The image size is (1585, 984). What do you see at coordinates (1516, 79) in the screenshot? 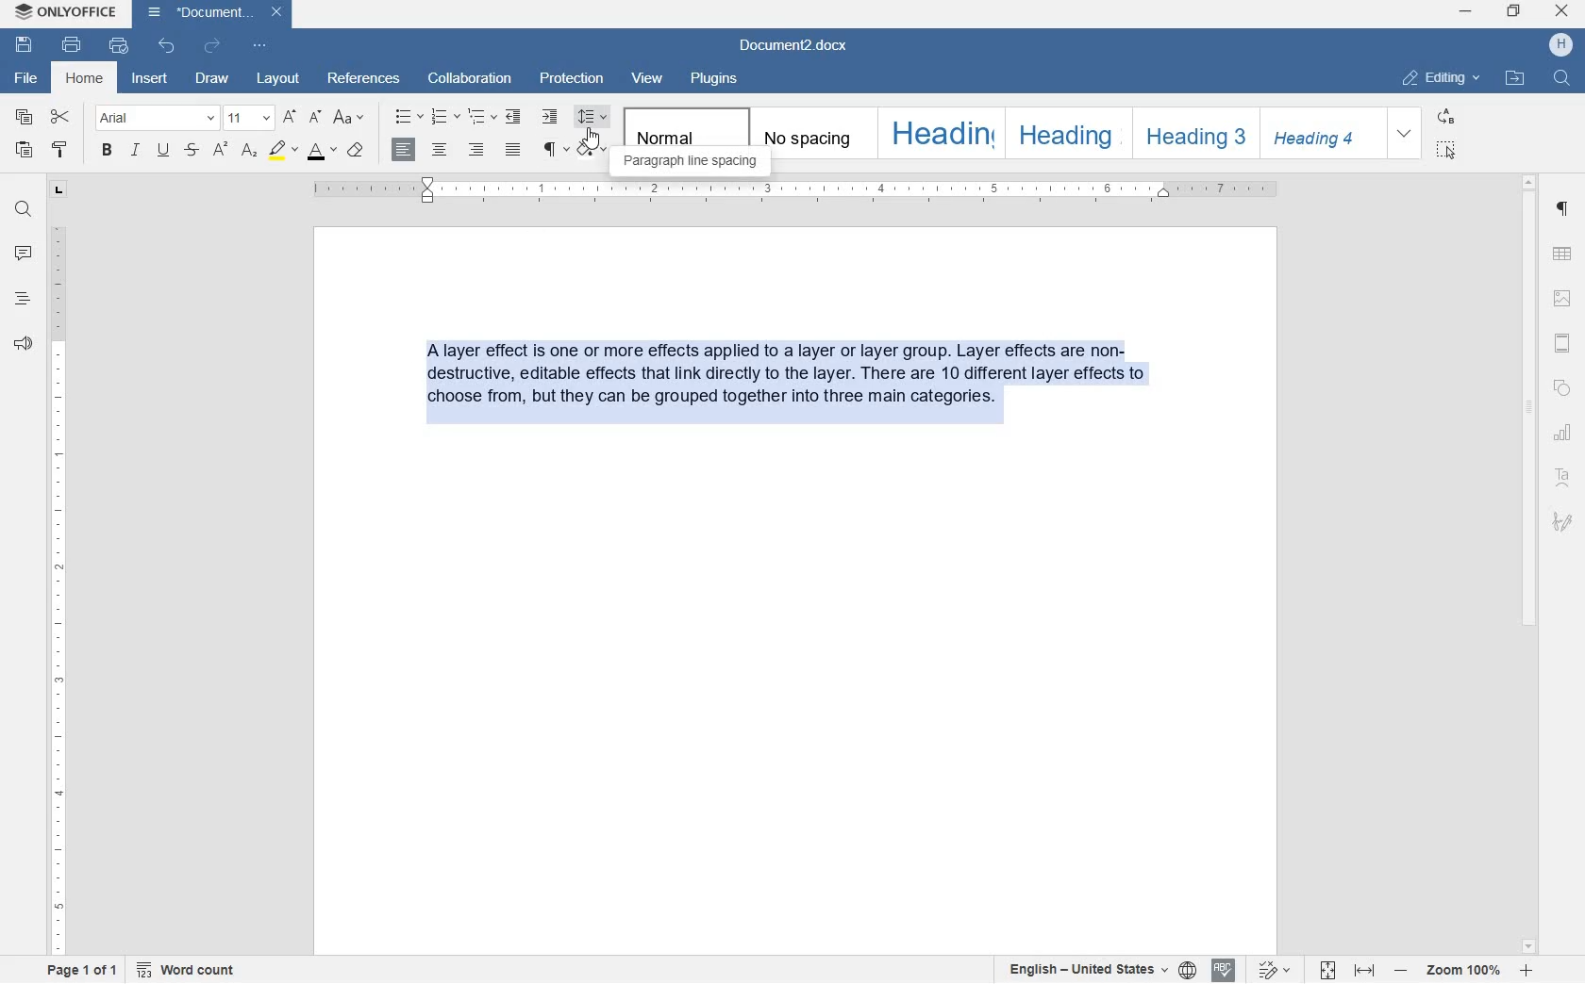
I see `open file location` at bounding box center [1516, 79].